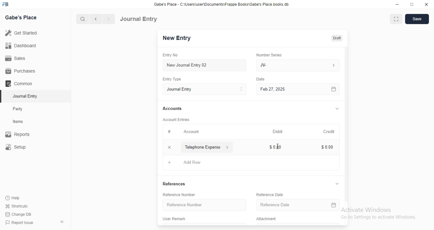 Image resolution: width=434 pixels, height=230 pixels. What do you see at coordinates (299, 89) in the screenshot?
I see `Feb 27, 2025` at bounding box center [299, 89].